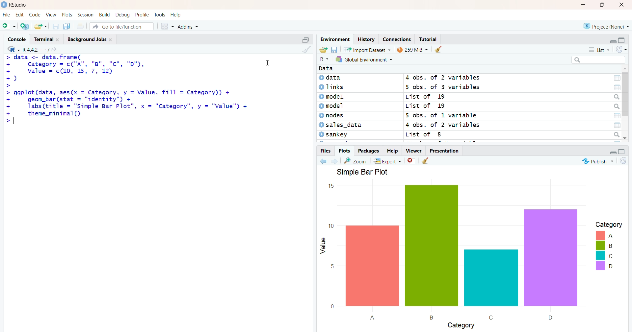 Image resolution: width=632 pixels, height=332 pixels. Describe the element at coordinates (411, 160) in the screenshot. I see `remove current plot` at that location.